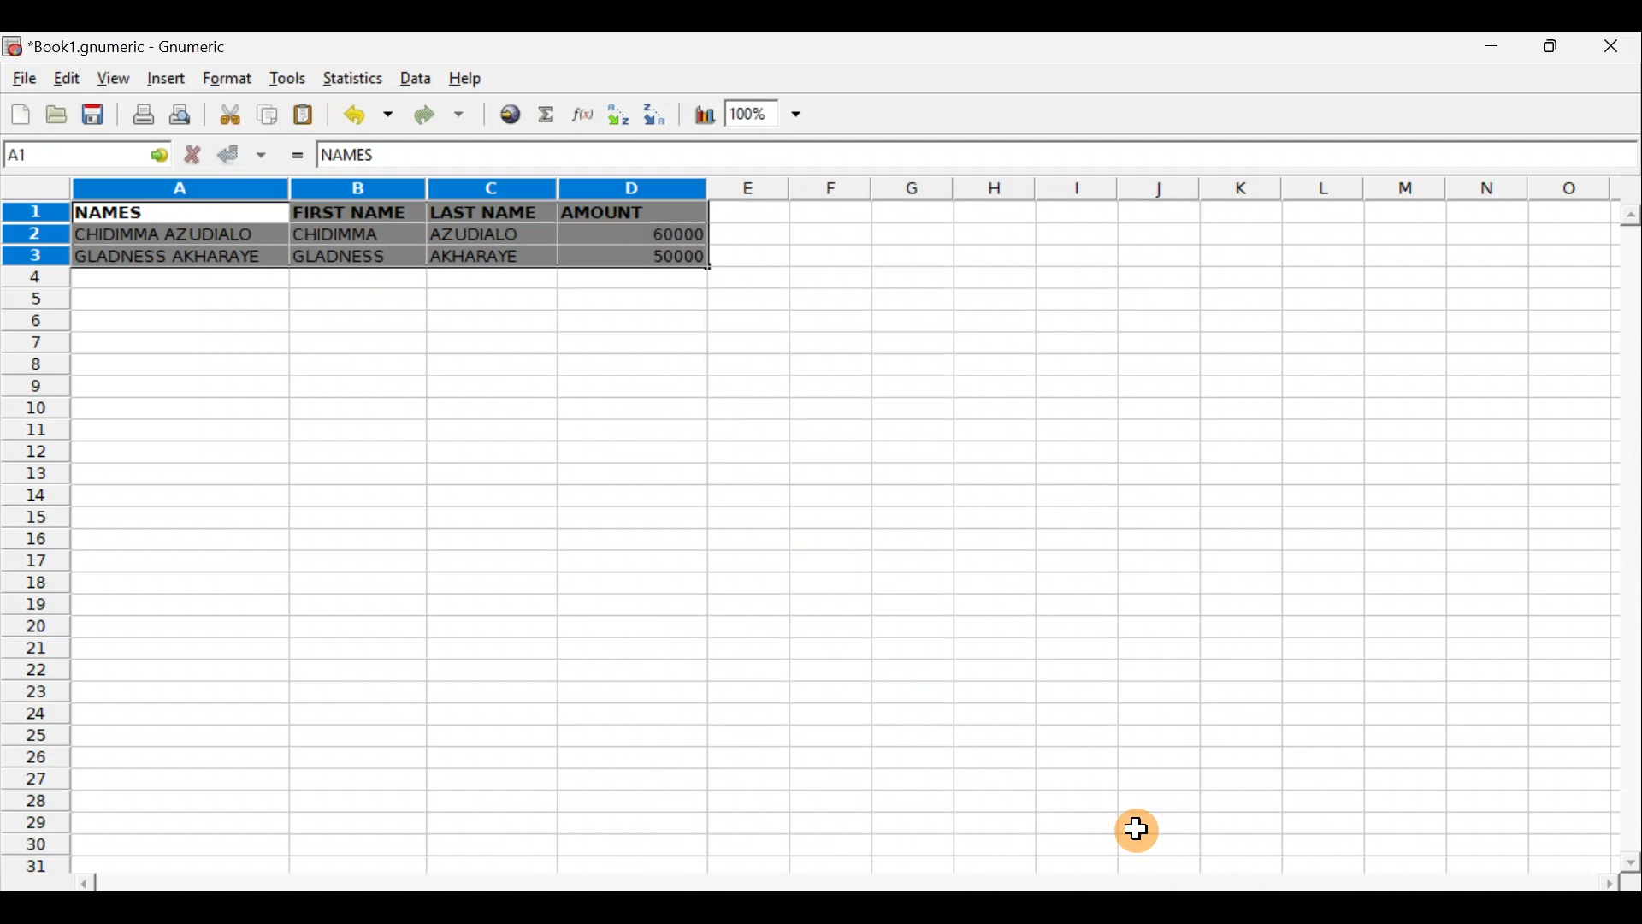 The height and width of the screenshot is (924, 1642). I want to click on View, so click(109, 79).